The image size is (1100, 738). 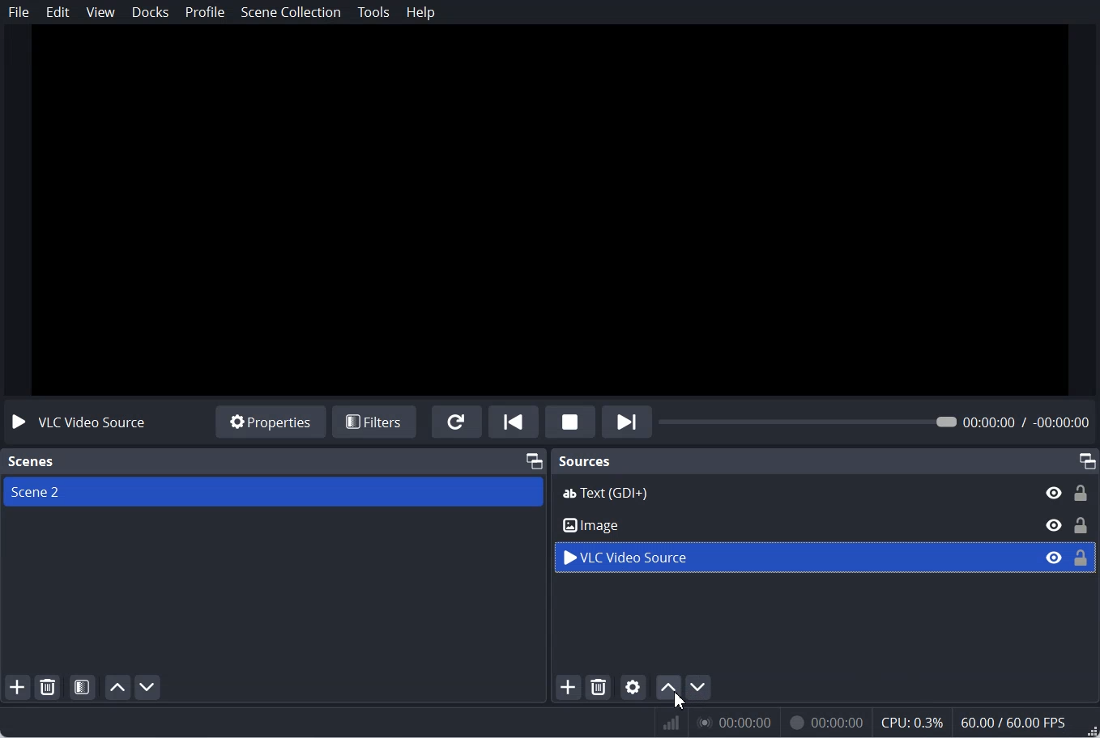 What do you see at coordinates (19, 12) in the screenshot?
I see `File` at bounding box center [19, 12].